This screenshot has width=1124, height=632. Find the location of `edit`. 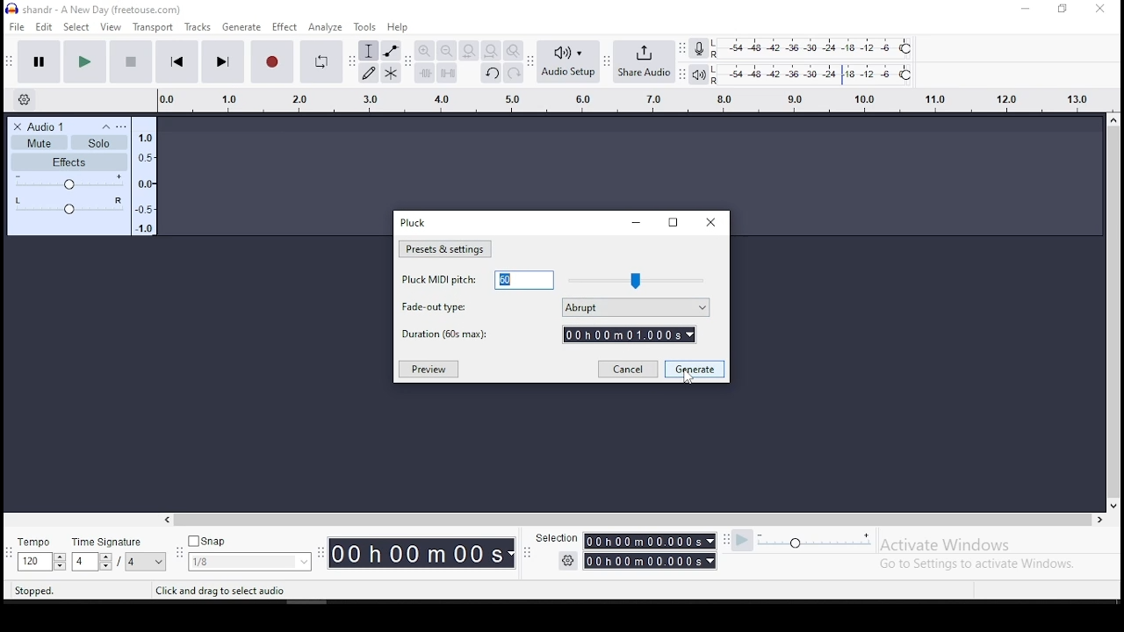

edit is located at coordinates (46, 27).